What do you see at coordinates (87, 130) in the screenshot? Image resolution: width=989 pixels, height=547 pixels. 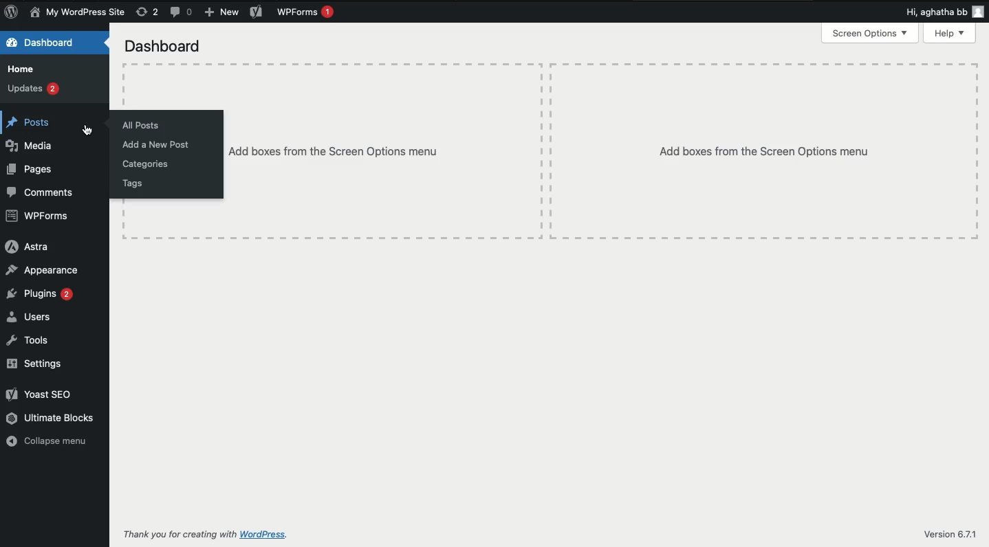 I see `cursor` at bounding box center [87, 130].